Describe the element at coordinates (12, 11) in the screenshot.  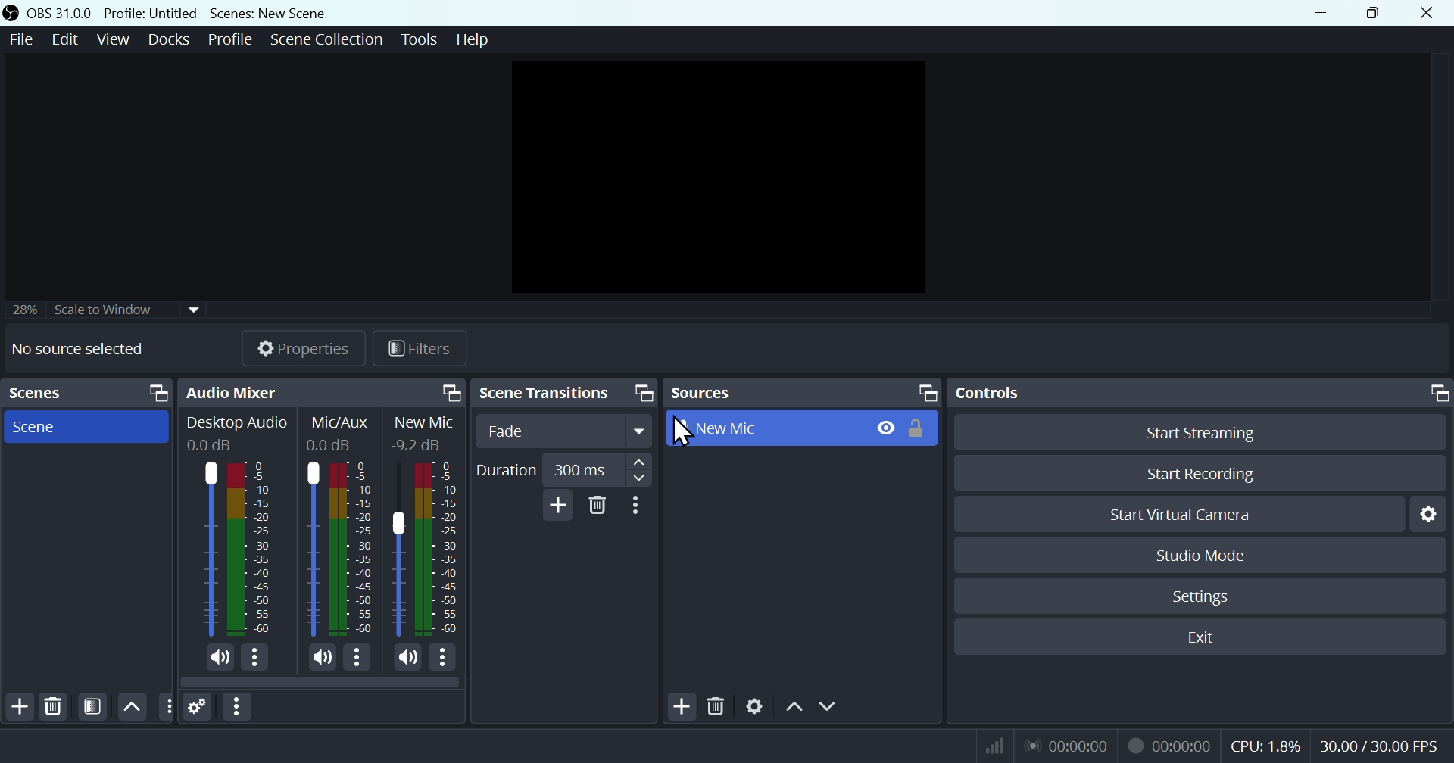
I see `obs studio icon` at that location.